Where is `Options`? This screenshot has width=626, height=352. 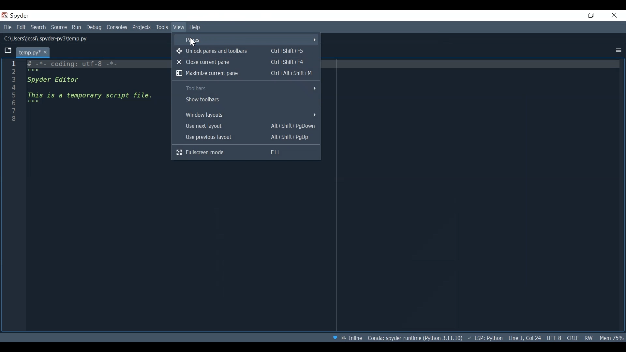 Options is located at coordinates (618, 50).